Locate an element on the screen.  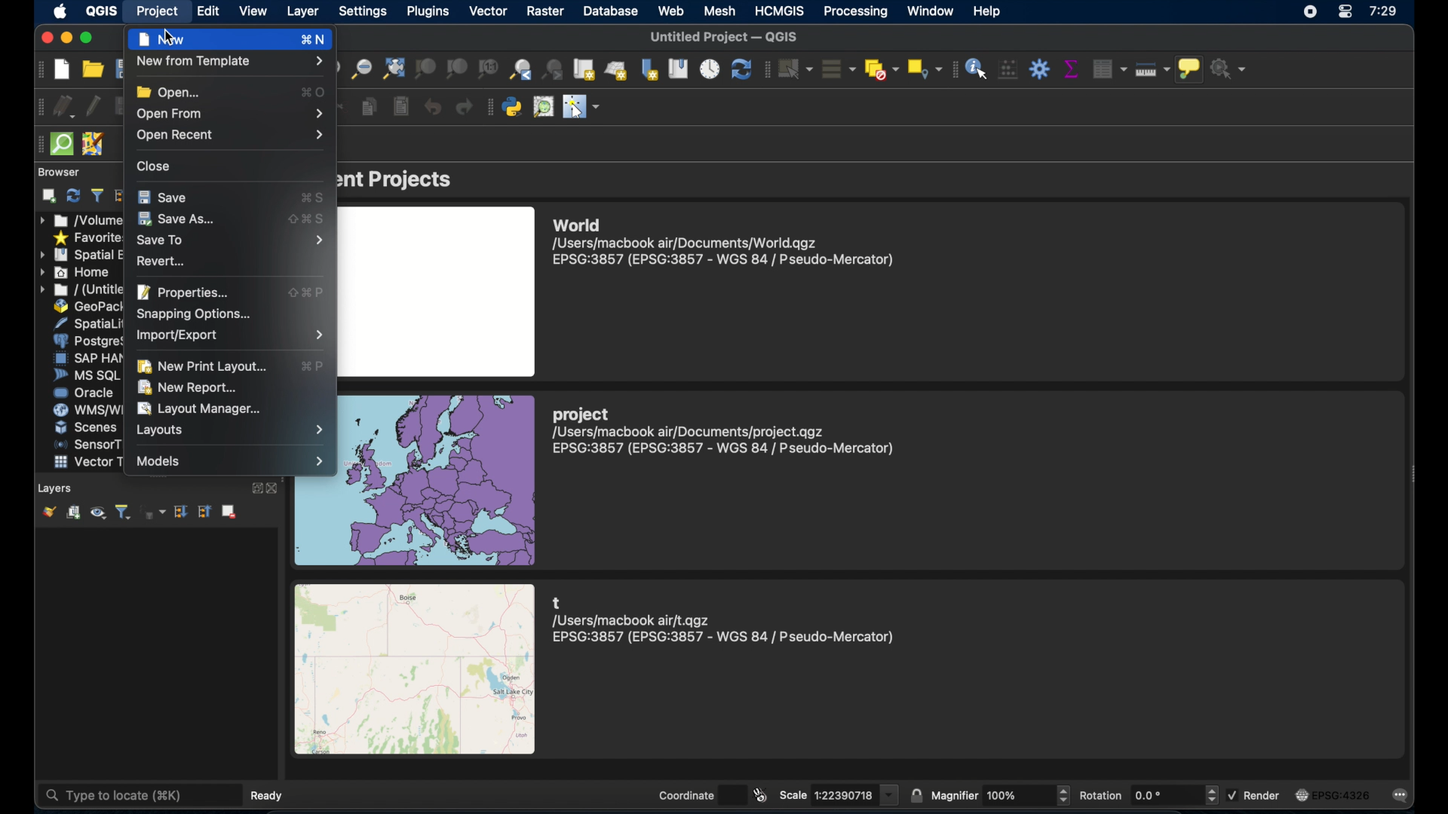
properties is located at coordinates (180, 290).